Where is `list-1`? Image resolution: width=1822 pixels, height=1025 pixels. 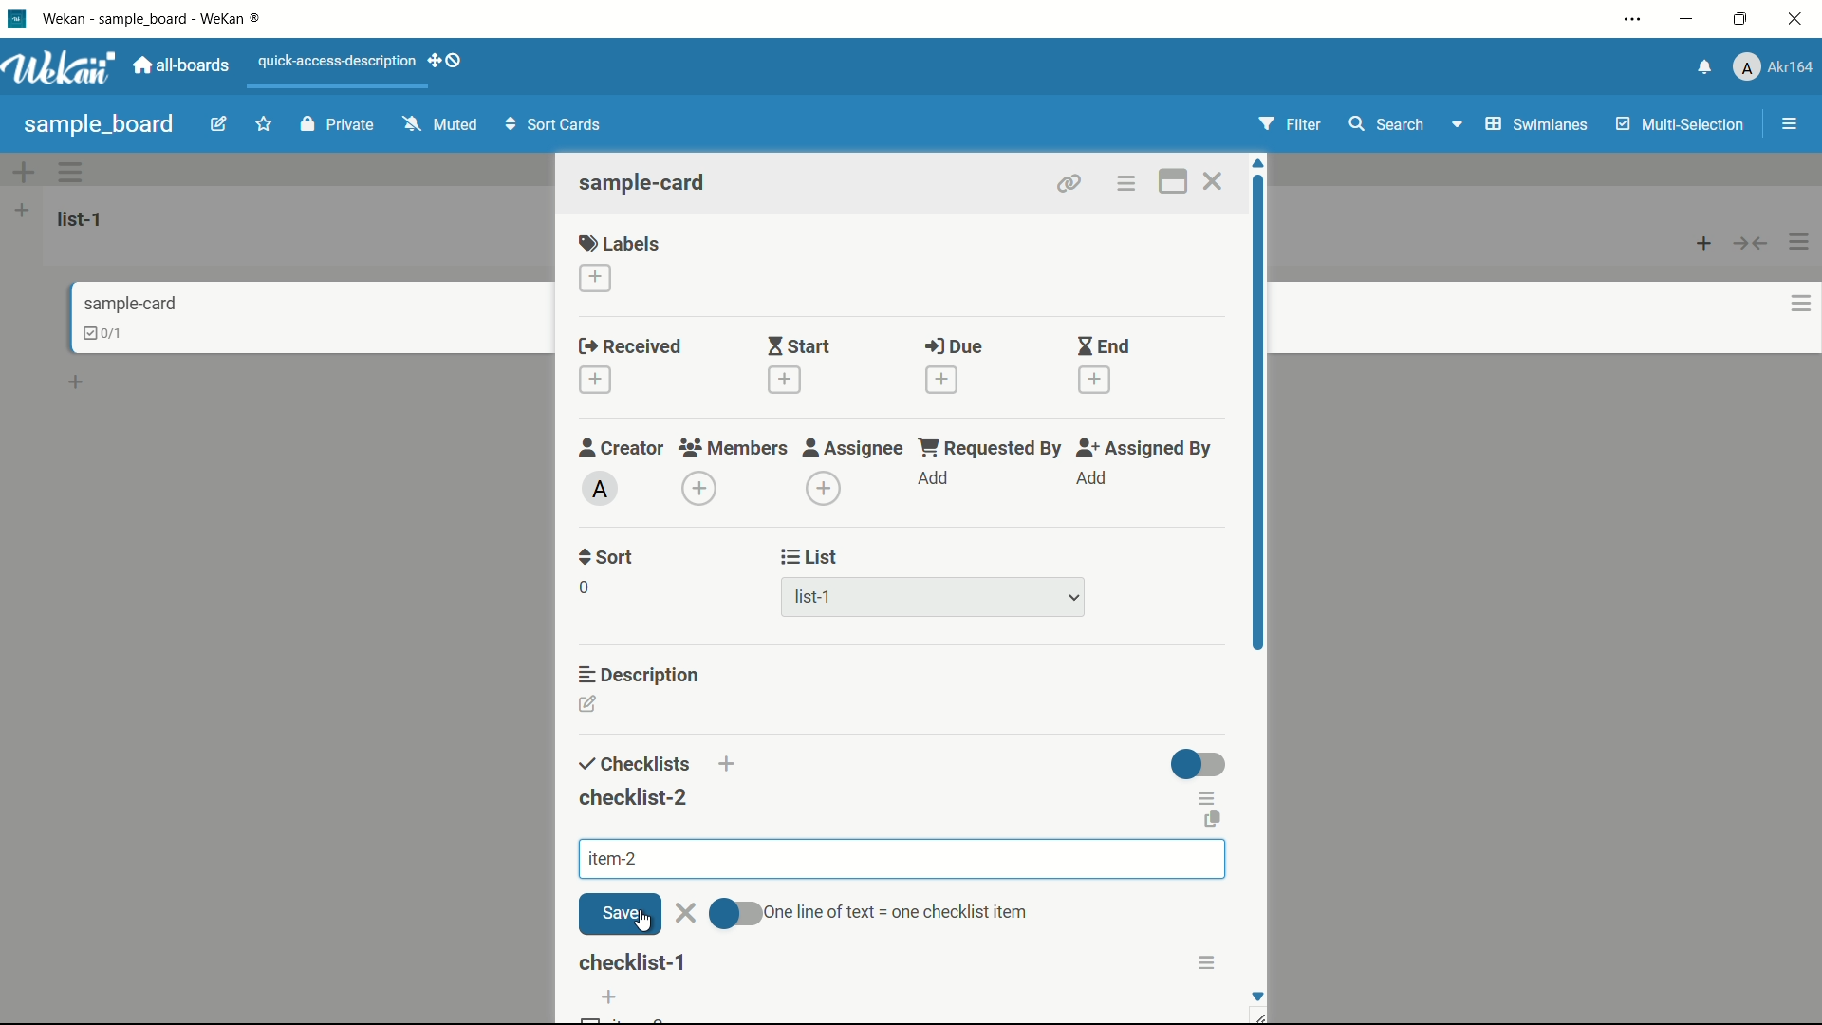
list-1 is located at coordinates (816, 601).